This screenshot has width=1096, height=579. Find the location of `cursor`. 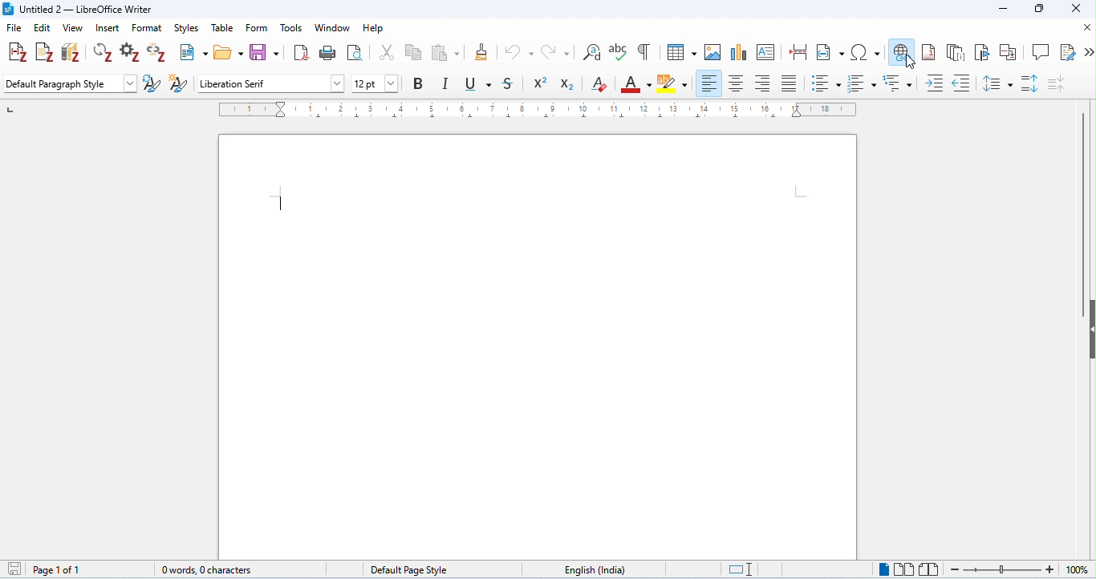

cursor is located at coordinates (910, 62).